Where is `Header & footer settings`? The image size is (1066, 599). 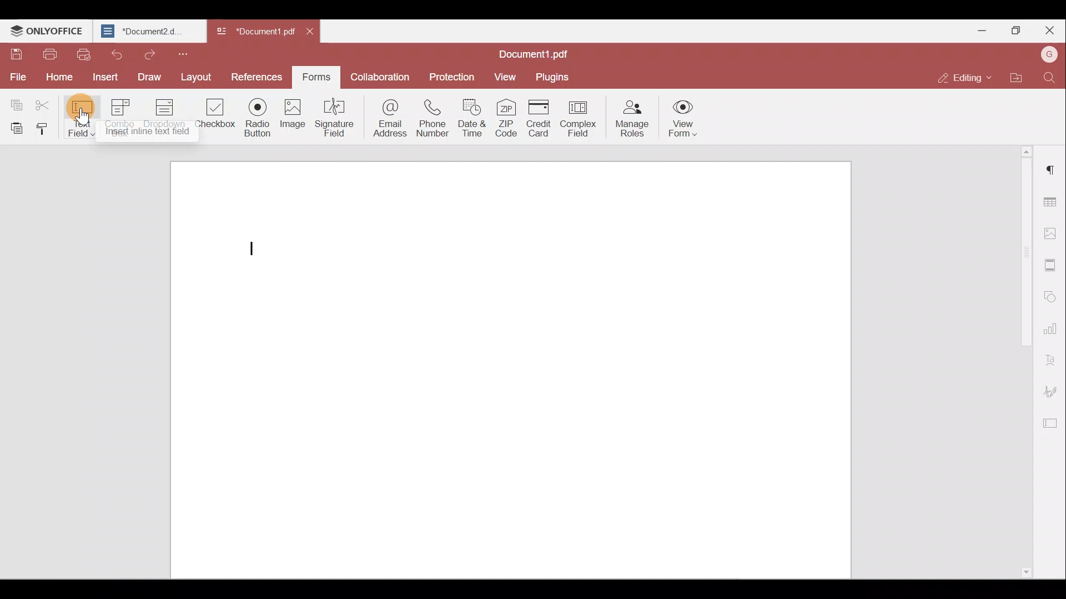 Header & footer settings is located at coordinates (1052, 265).